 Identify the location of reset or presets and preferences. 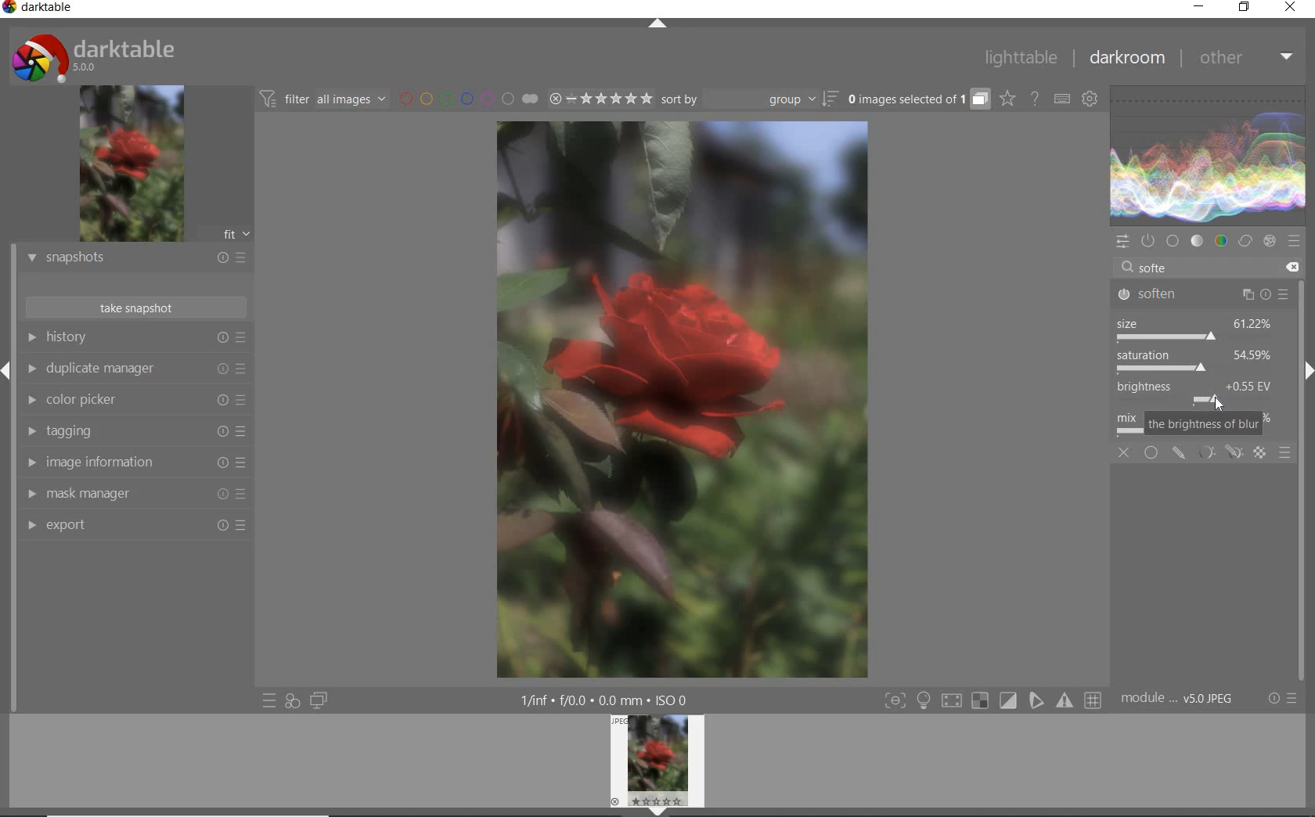
(1283, 699).